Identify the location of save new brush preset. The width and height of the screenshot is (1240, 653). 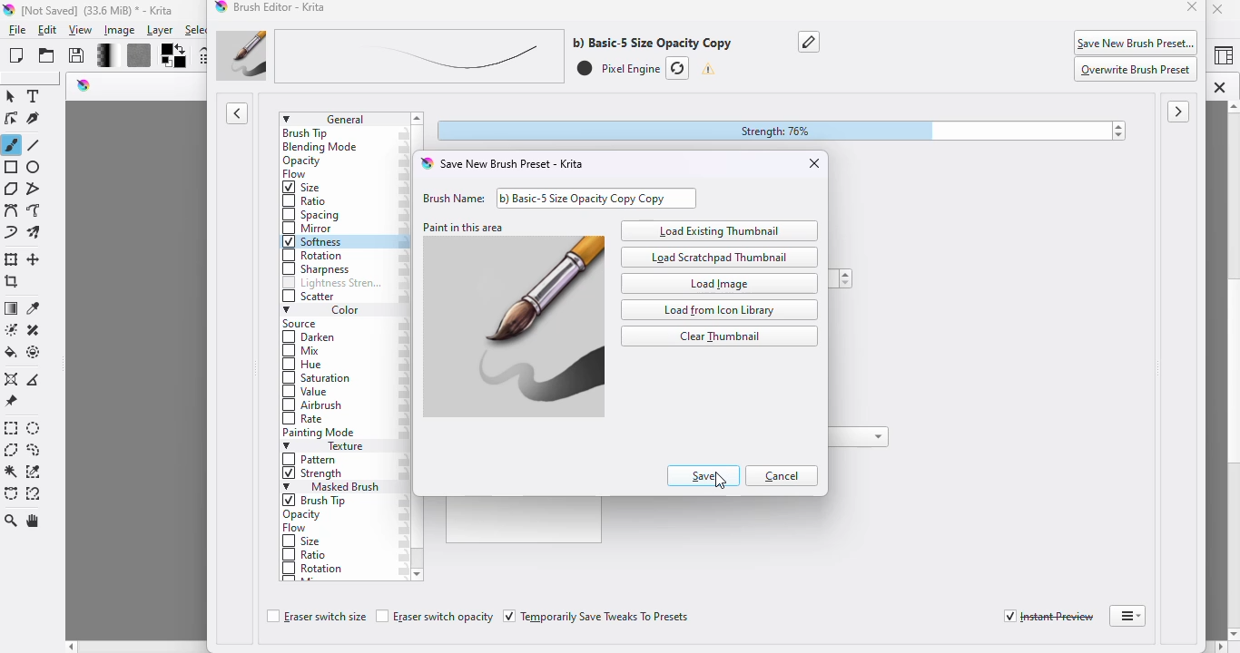
(1137, 42).